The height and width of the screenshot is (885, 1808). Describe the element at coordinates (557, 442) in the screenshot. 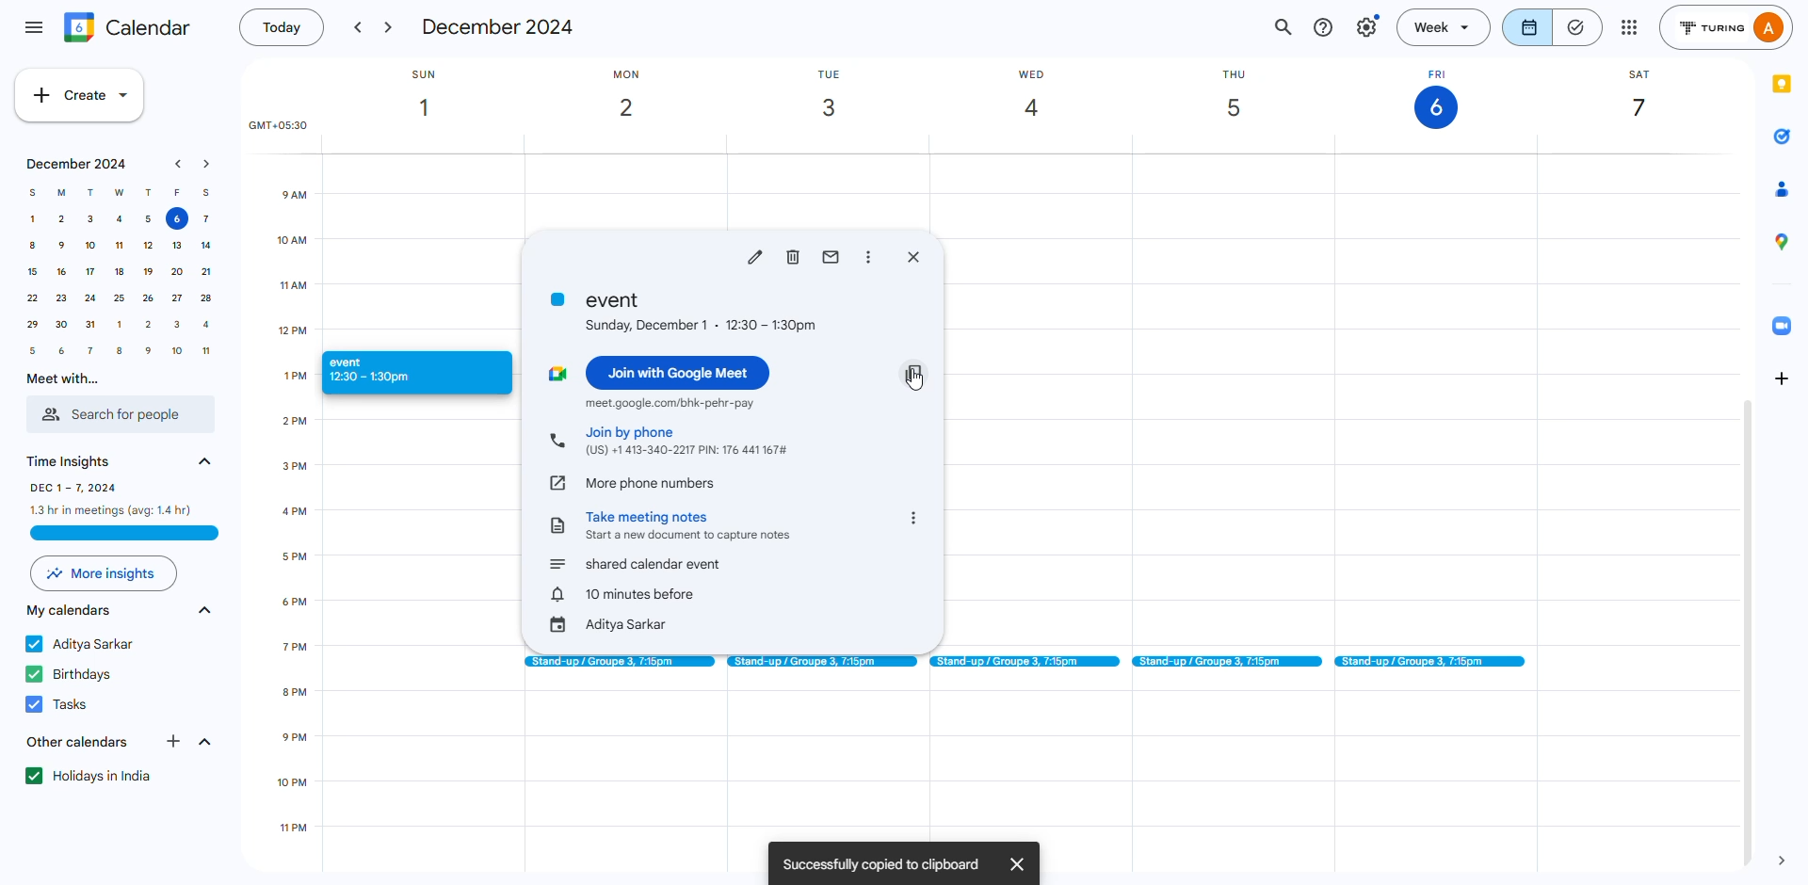

I see `phone` at that location.